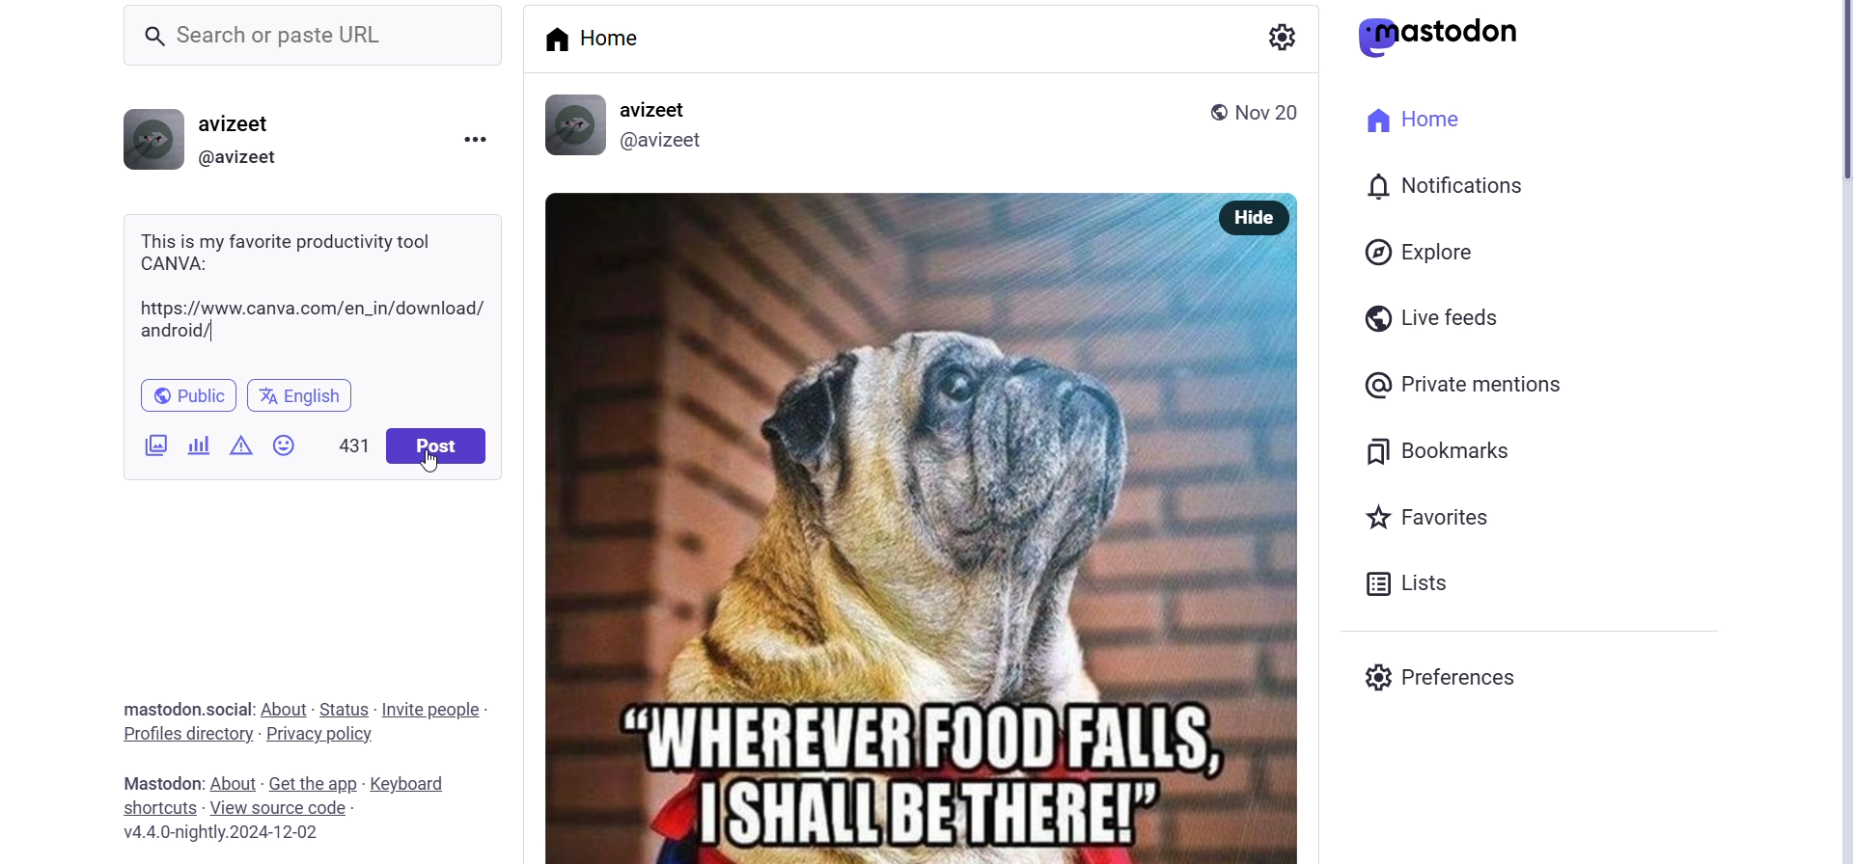 The width and height of the screenshot is (1853, 864). I want to click on mastodon social, so click(162, 710).